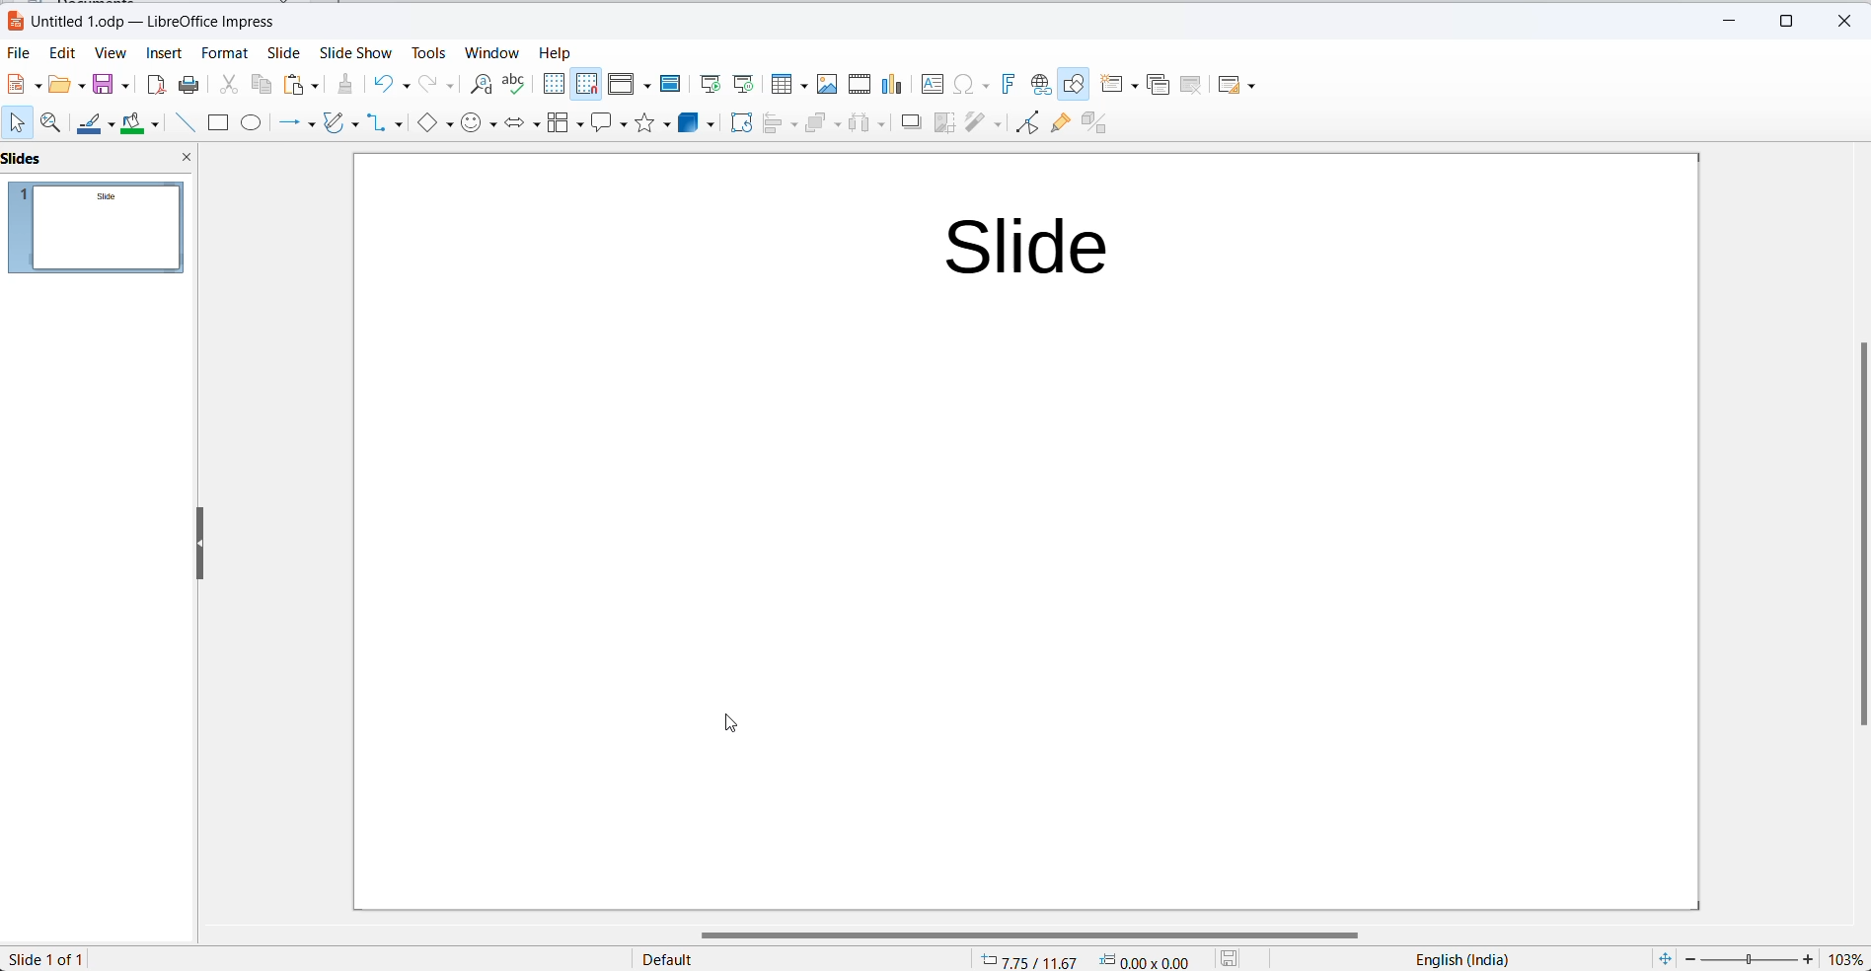 This screenshot has height=971, width=1871. Describe the element at coordinates (1024, 960) in the screenshot. I see `cursor location: -1.312 7/049` at that location.